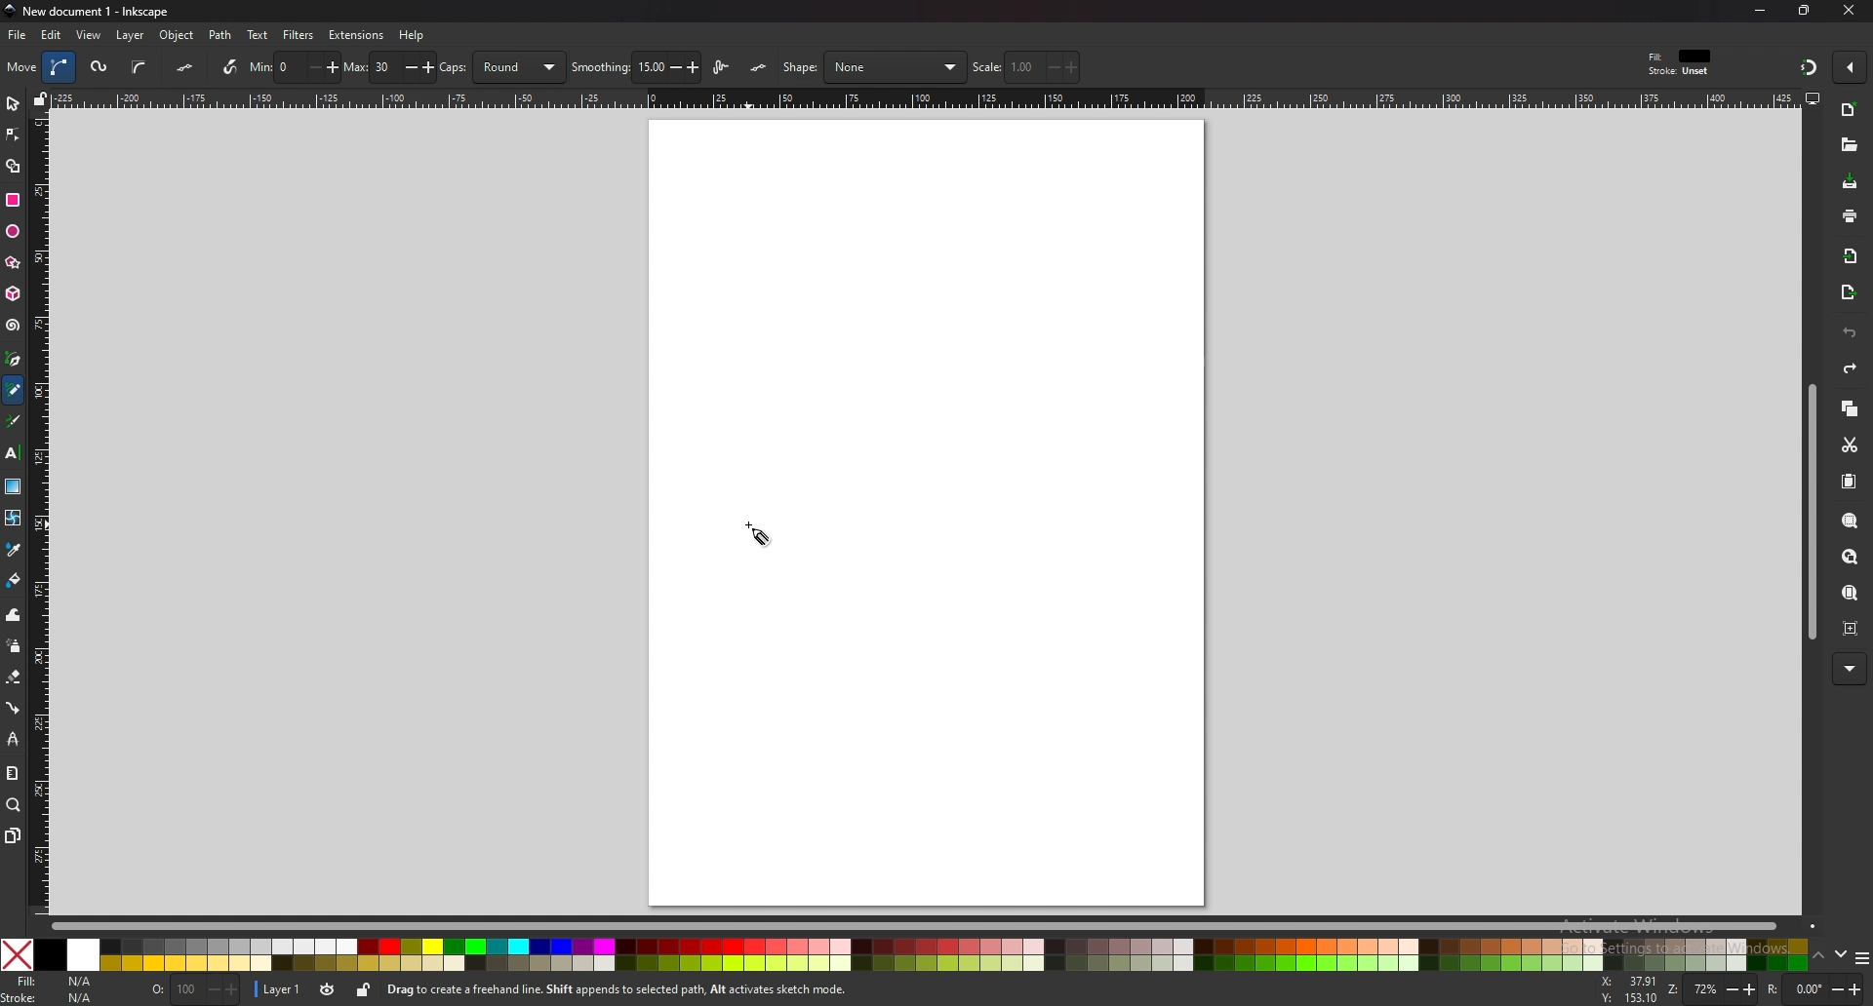 This screenshot has width=1873, height=1006. What do you see at coordinates (873, 67) in the screenshot?
I see `shape` at bounding box center [873, 67].